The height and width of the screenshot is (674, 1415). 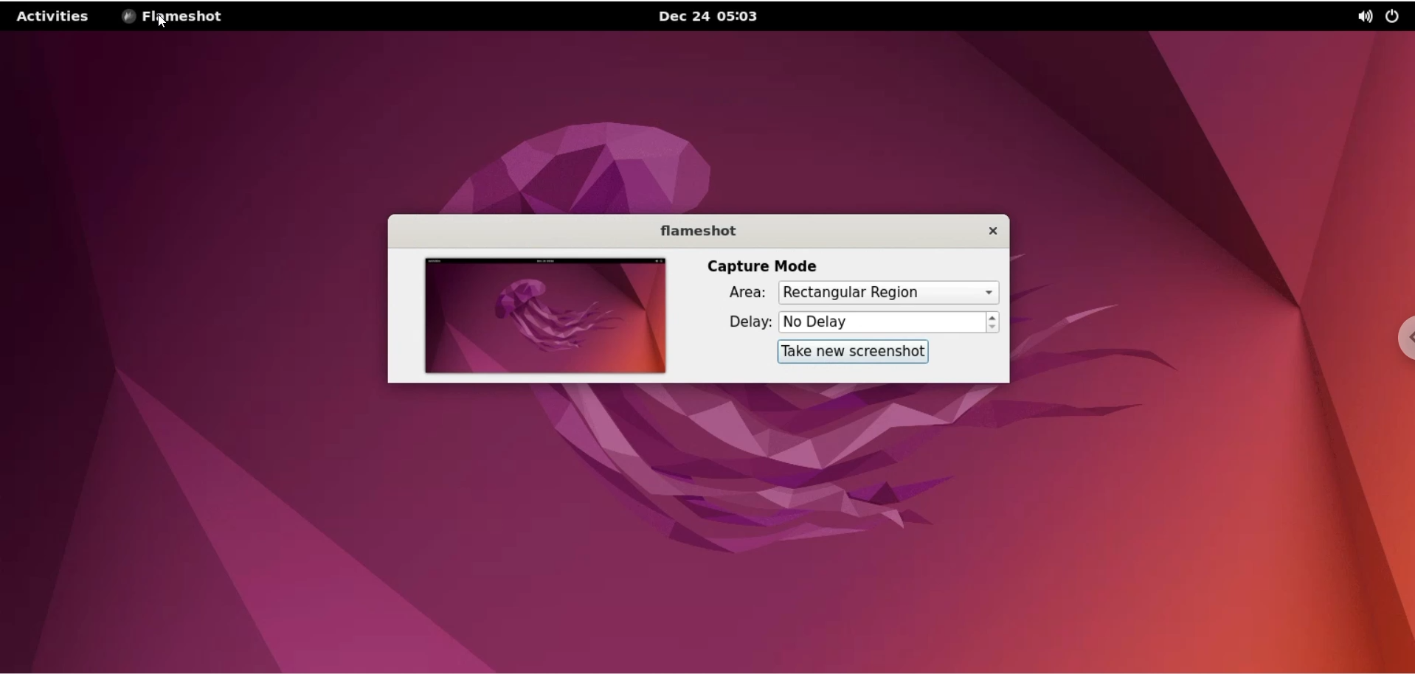 What do you see at coordinates (163, 21) in the screenshot?
I see `cursor ` at bounding box center [163, 21].